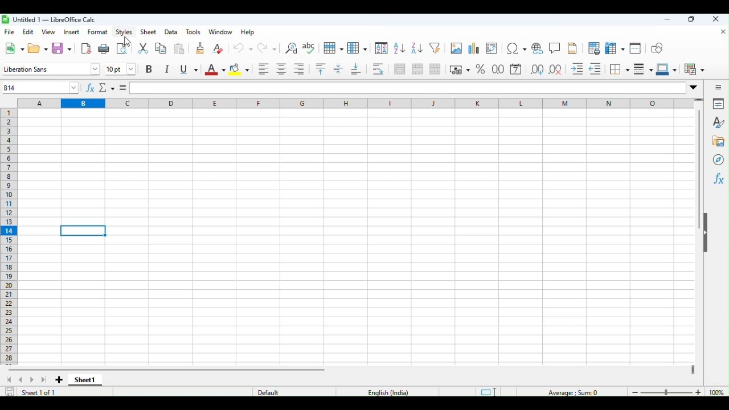 The width and height of the screenshot is (729, 410). What do you see at coordinates (240, 47) in the screenshot?
I see `undo` at bounding box center [240, 47].